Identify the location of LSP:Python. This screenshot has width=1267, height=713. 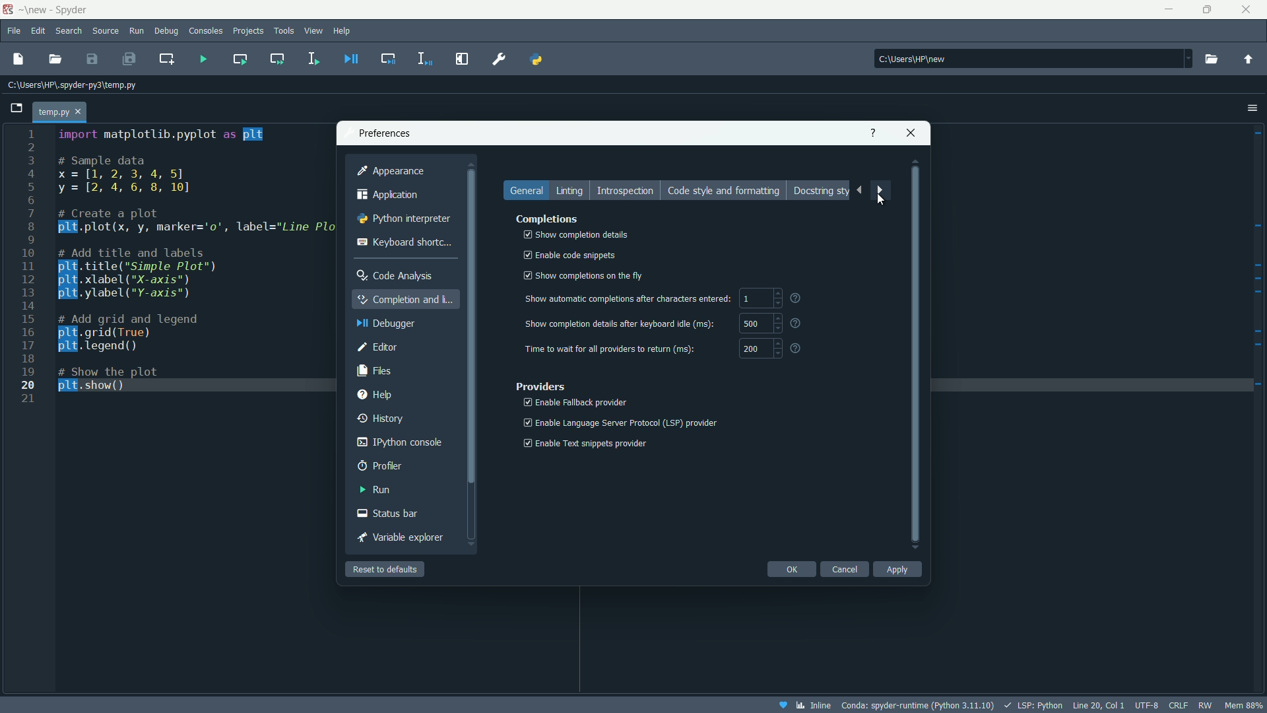
(1033, 705).